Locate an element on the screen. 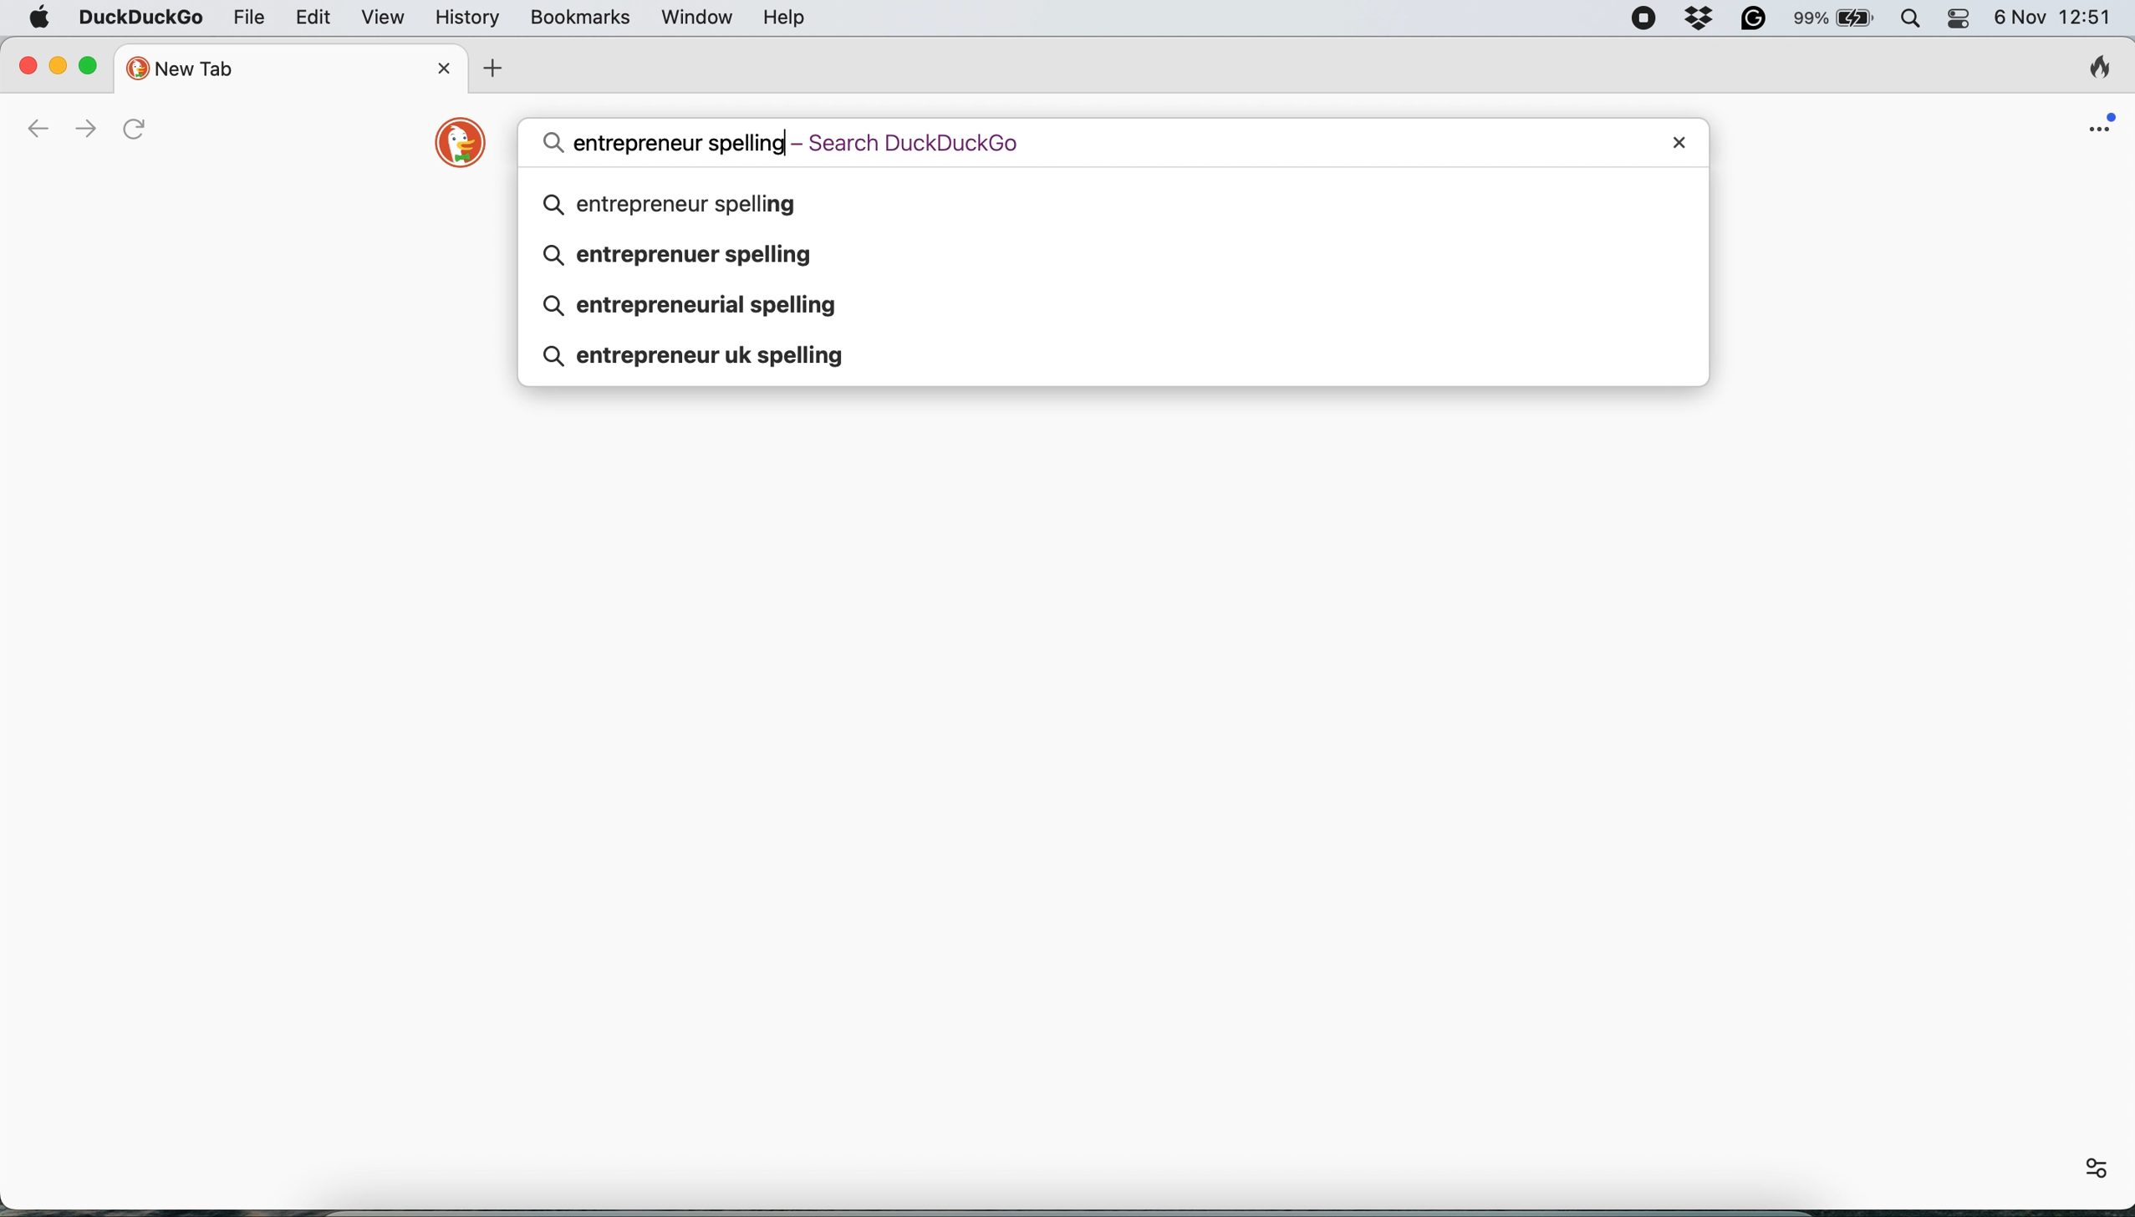 This screenshot has height=1217, width=2135. close is located at coordinates (28, 64).